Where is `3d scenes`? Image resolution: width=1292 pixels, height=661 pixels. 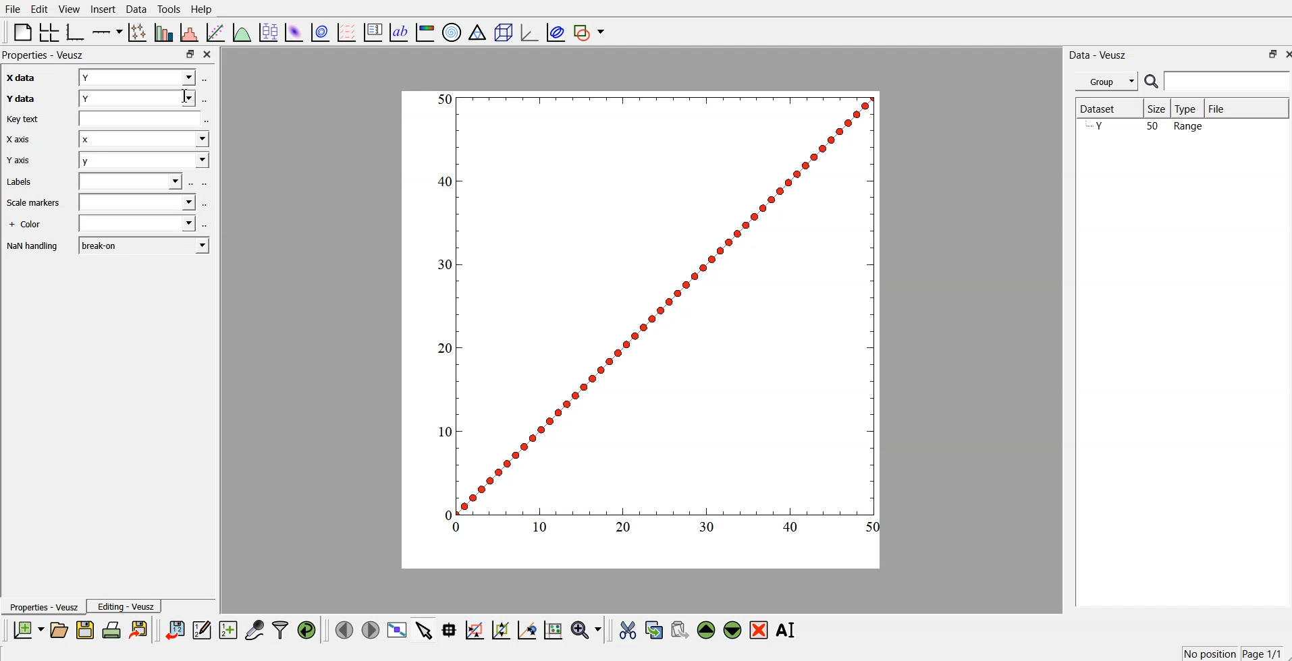 3d scenes is located at coordinates (502, 30).